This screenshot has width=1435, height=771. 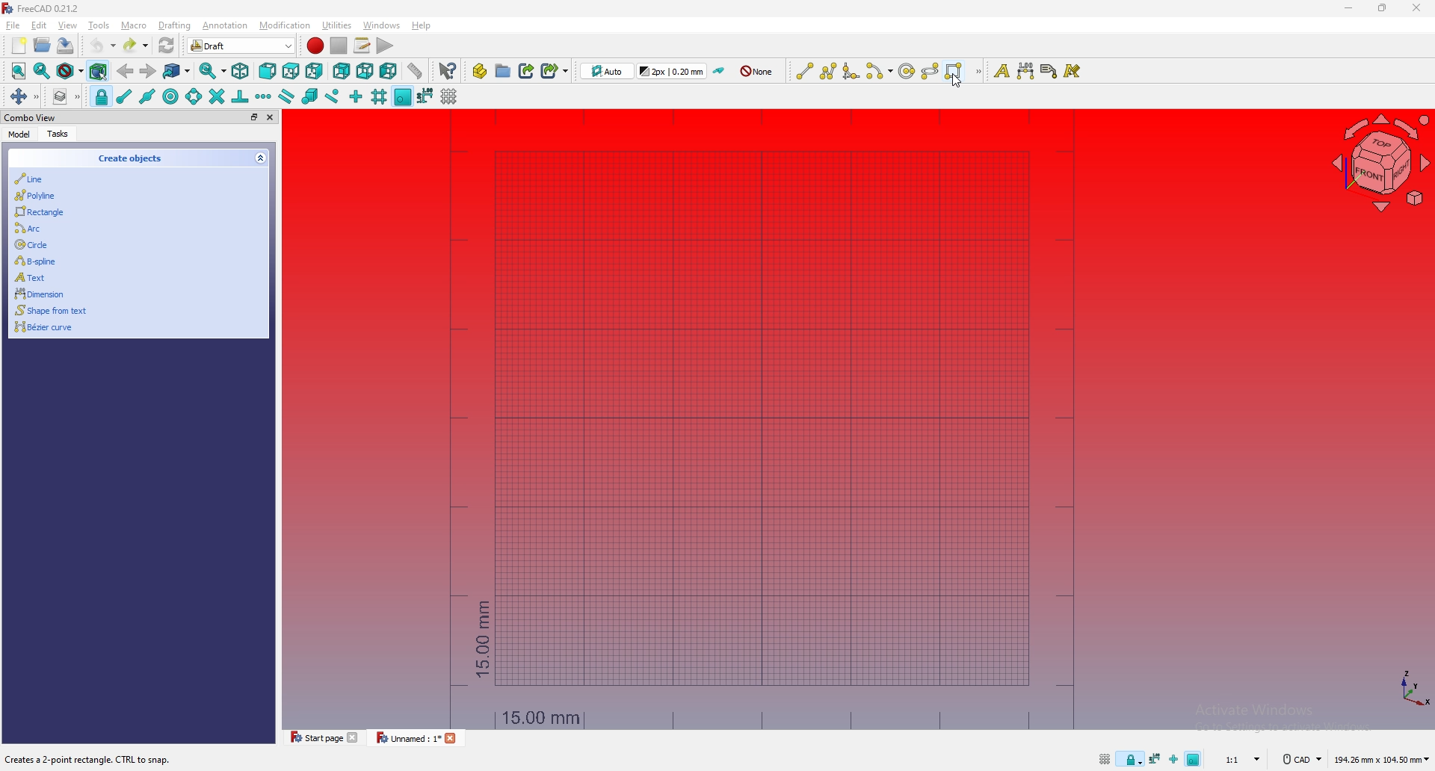 I want to click on start page, so click(x=314, y=737).